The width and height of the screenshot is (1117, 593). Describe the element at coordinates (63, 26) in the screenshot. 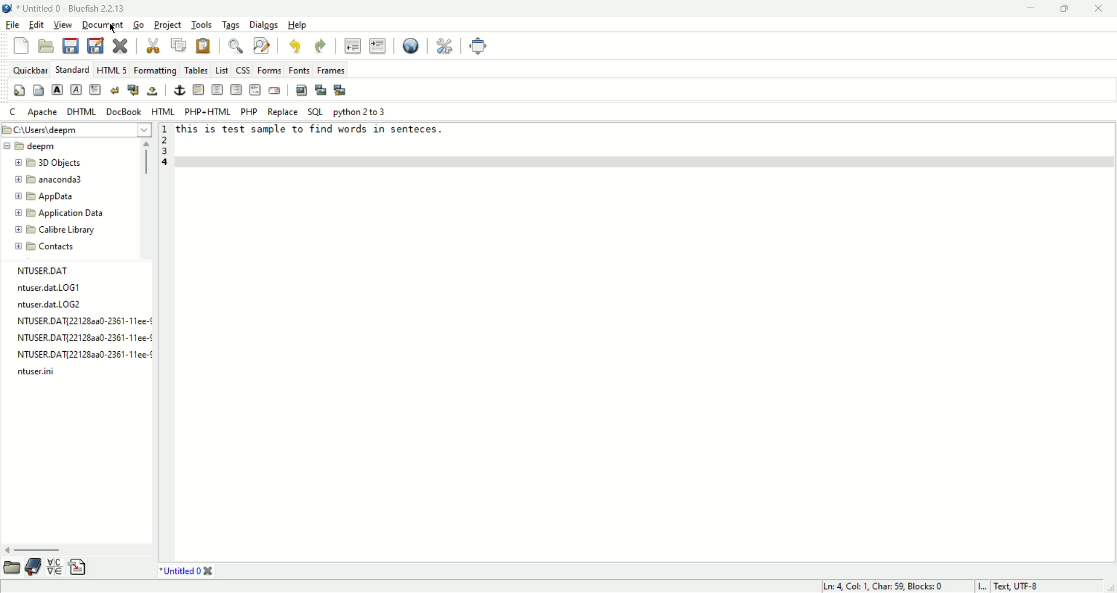

I see `view` at that location.